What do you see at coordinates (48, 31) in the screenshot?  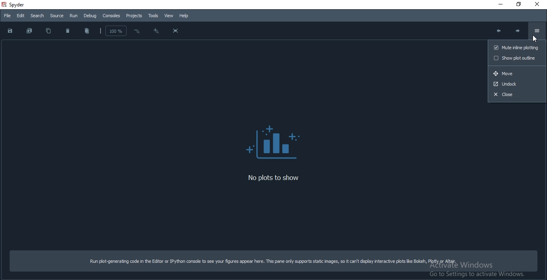 I see `Copy` at bounding box center [48, 31].